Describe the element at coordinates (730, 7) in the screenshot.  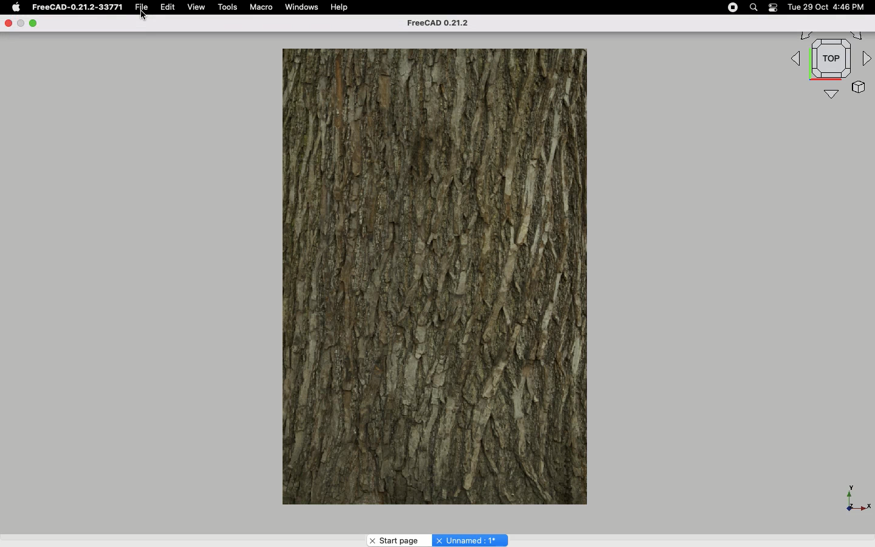
I see `Record` at that location.